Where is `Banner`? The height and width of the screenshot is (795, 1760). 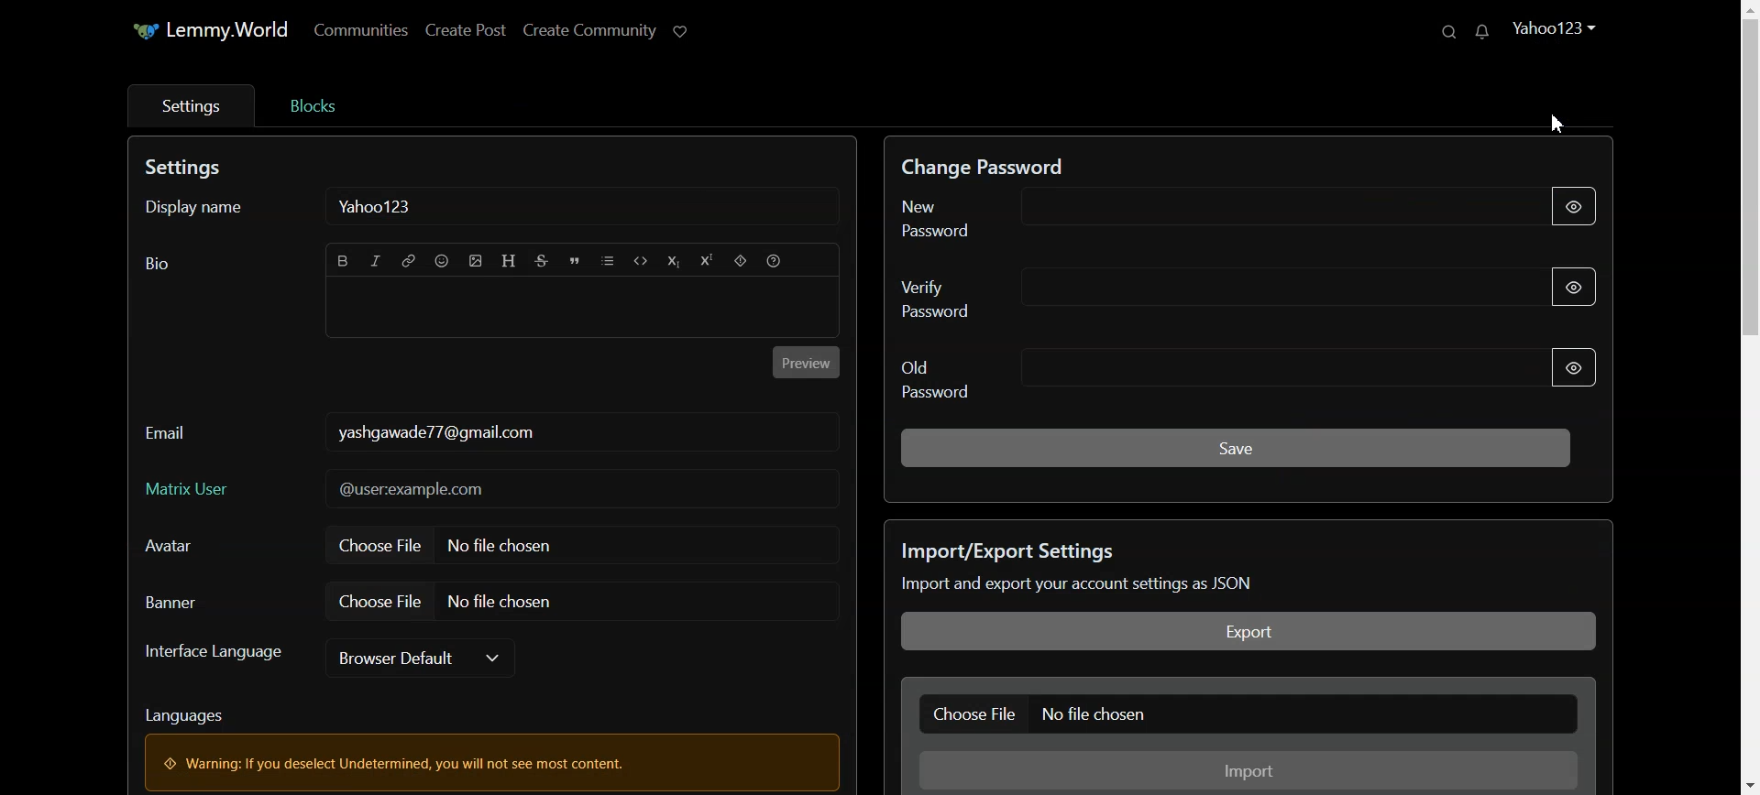
Banner is located at coordinates (177, 602).